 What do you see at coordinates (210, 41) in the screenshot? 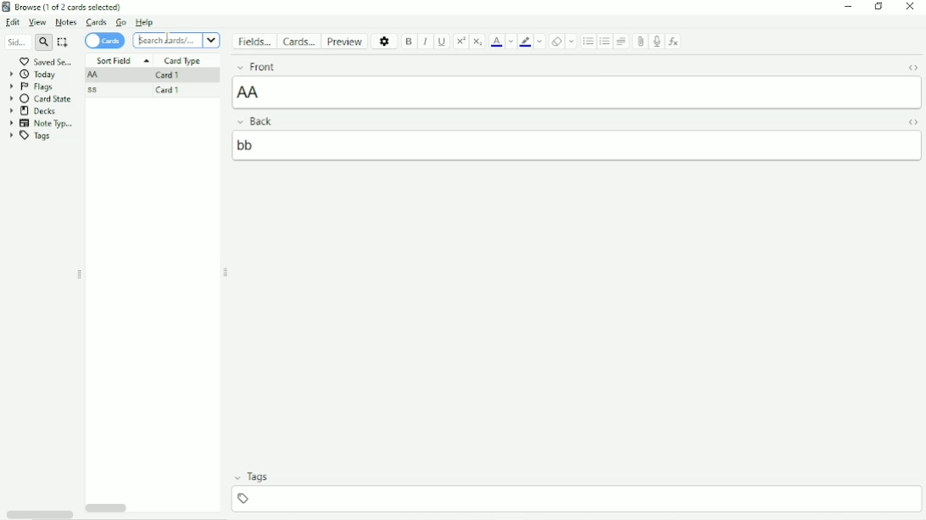
I see `search options` at bounding box center [210, 41].